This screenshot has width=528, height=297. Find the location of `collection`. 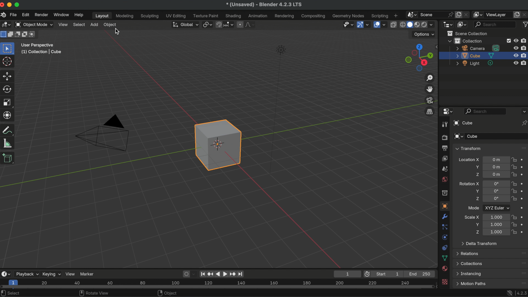

collection is located at coordinates (465, 41).